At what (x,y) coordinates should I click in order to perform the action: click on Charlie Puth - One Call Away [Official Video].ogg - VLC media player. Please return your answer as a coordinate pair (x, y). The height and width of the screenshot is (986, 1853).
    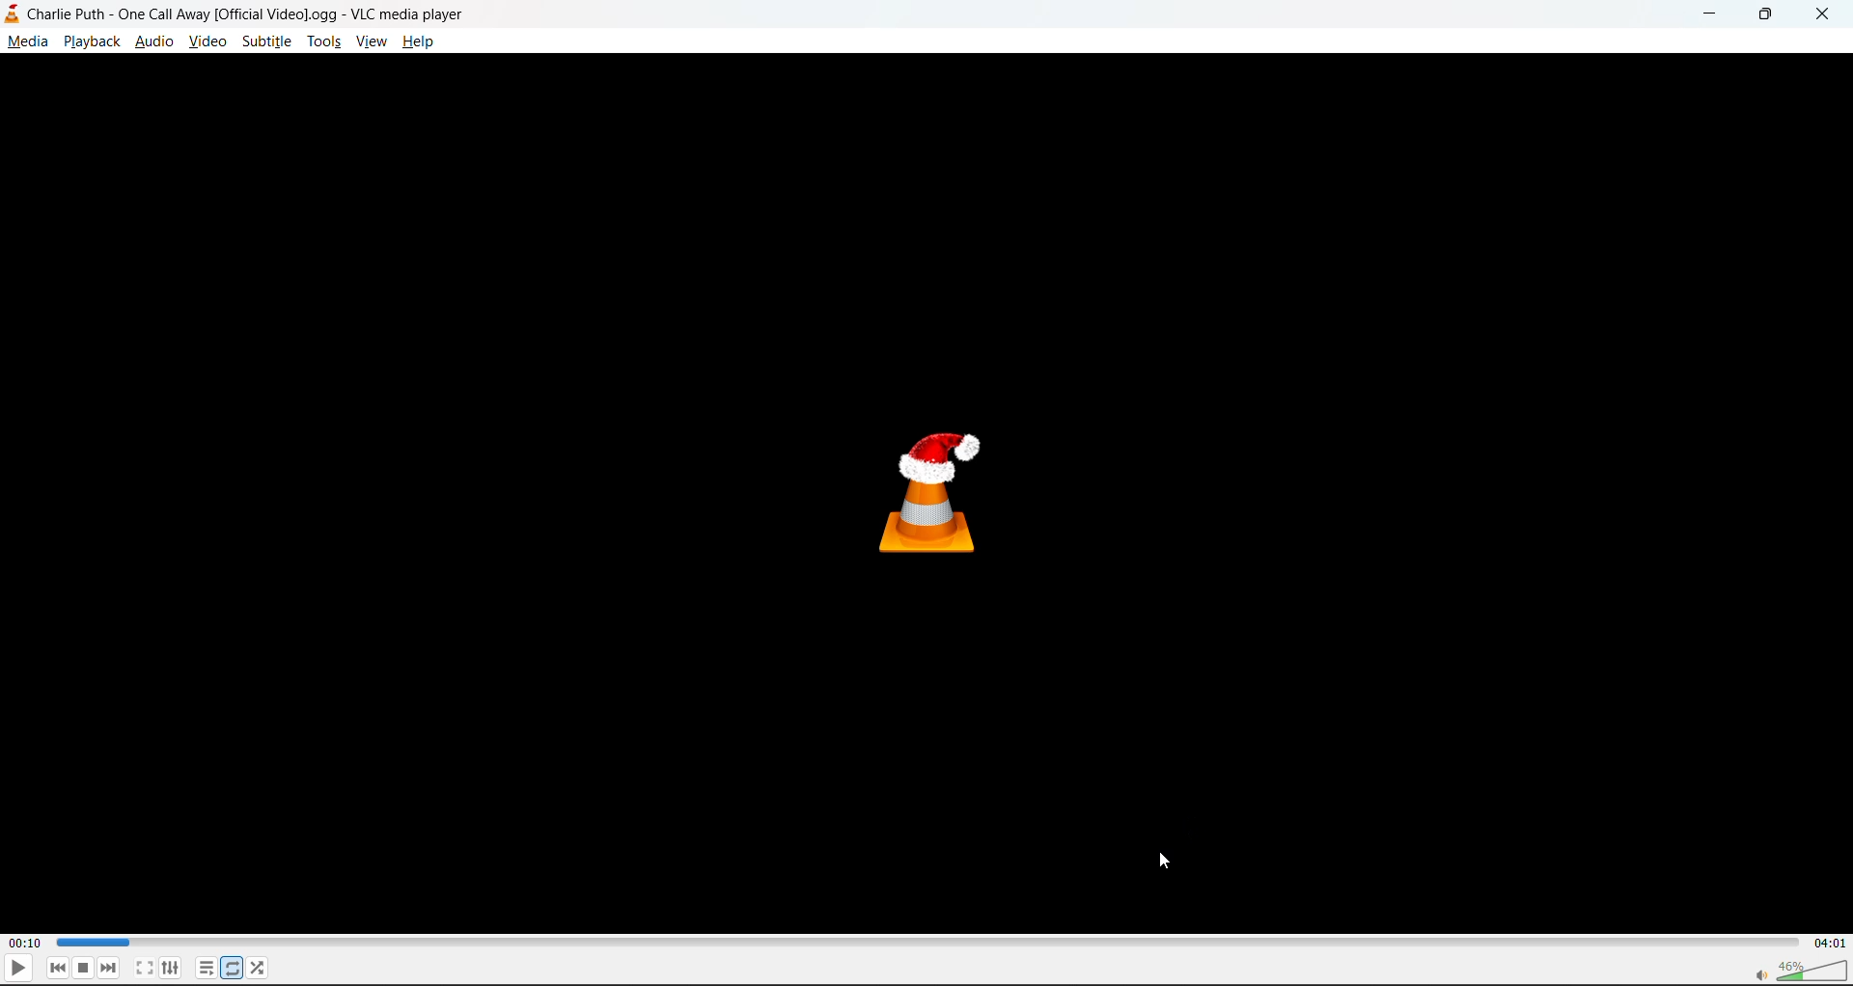
    Looking at the image, I should click on (242, 14).